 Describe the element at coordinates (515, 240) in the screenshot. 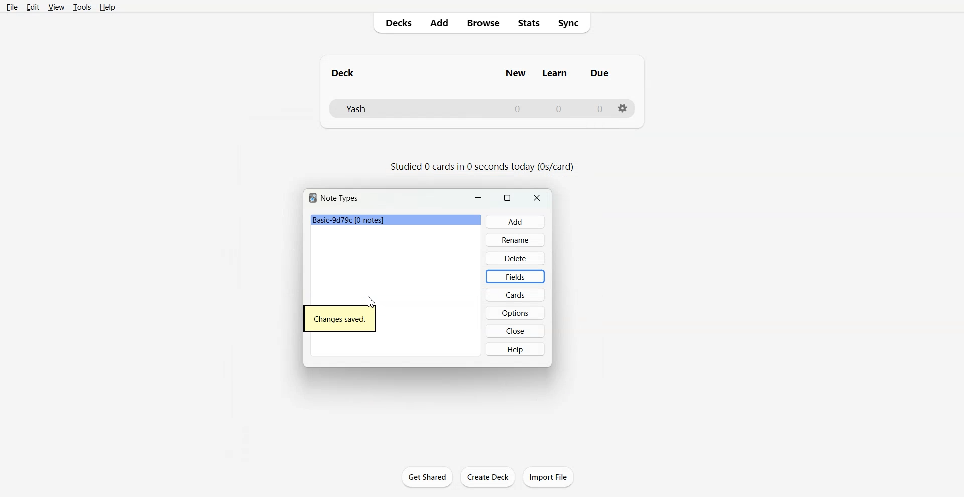

I see `Rename` at that location.